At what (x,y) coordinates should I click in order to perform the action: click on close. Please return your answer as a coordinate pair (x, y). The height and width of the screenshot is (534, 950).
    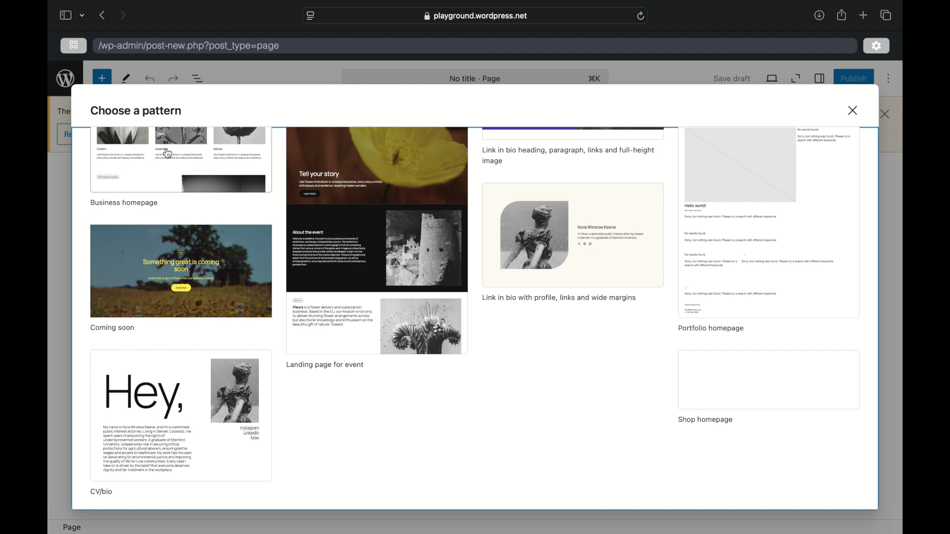
    Looking at the image, I should click on (885, 114).